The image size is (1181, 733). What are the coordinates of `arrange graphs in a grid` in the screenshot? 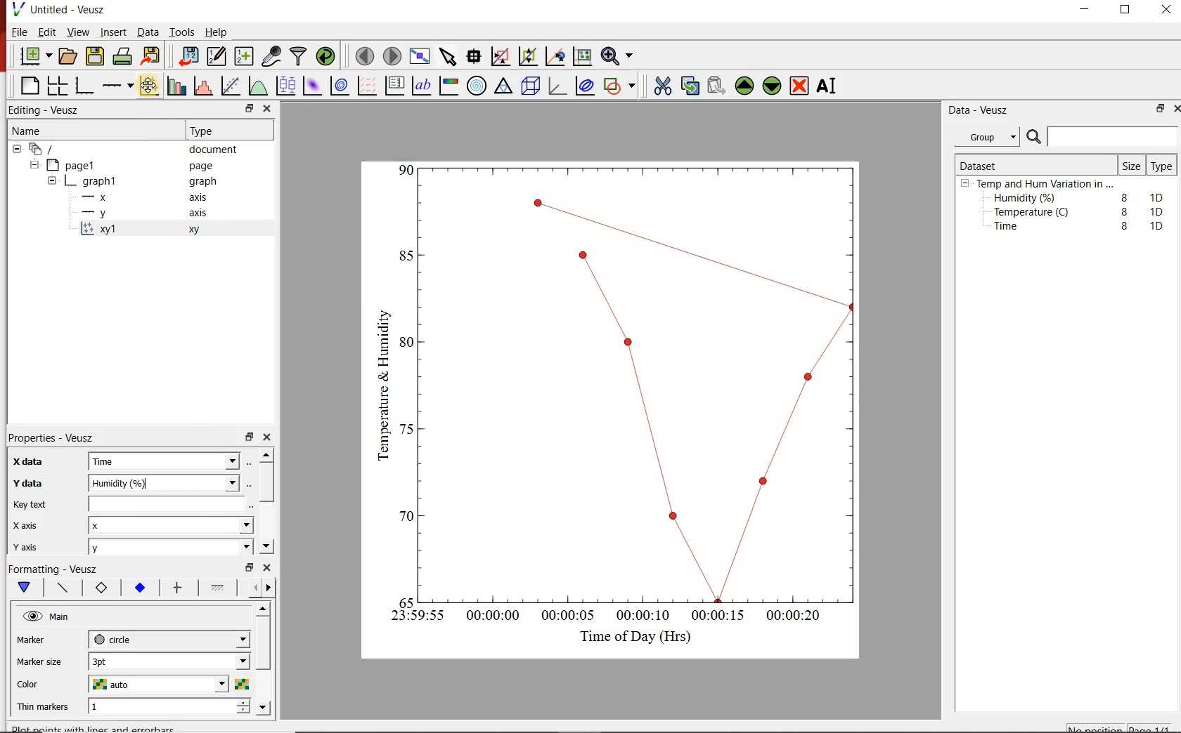 It's located at (59, 84).